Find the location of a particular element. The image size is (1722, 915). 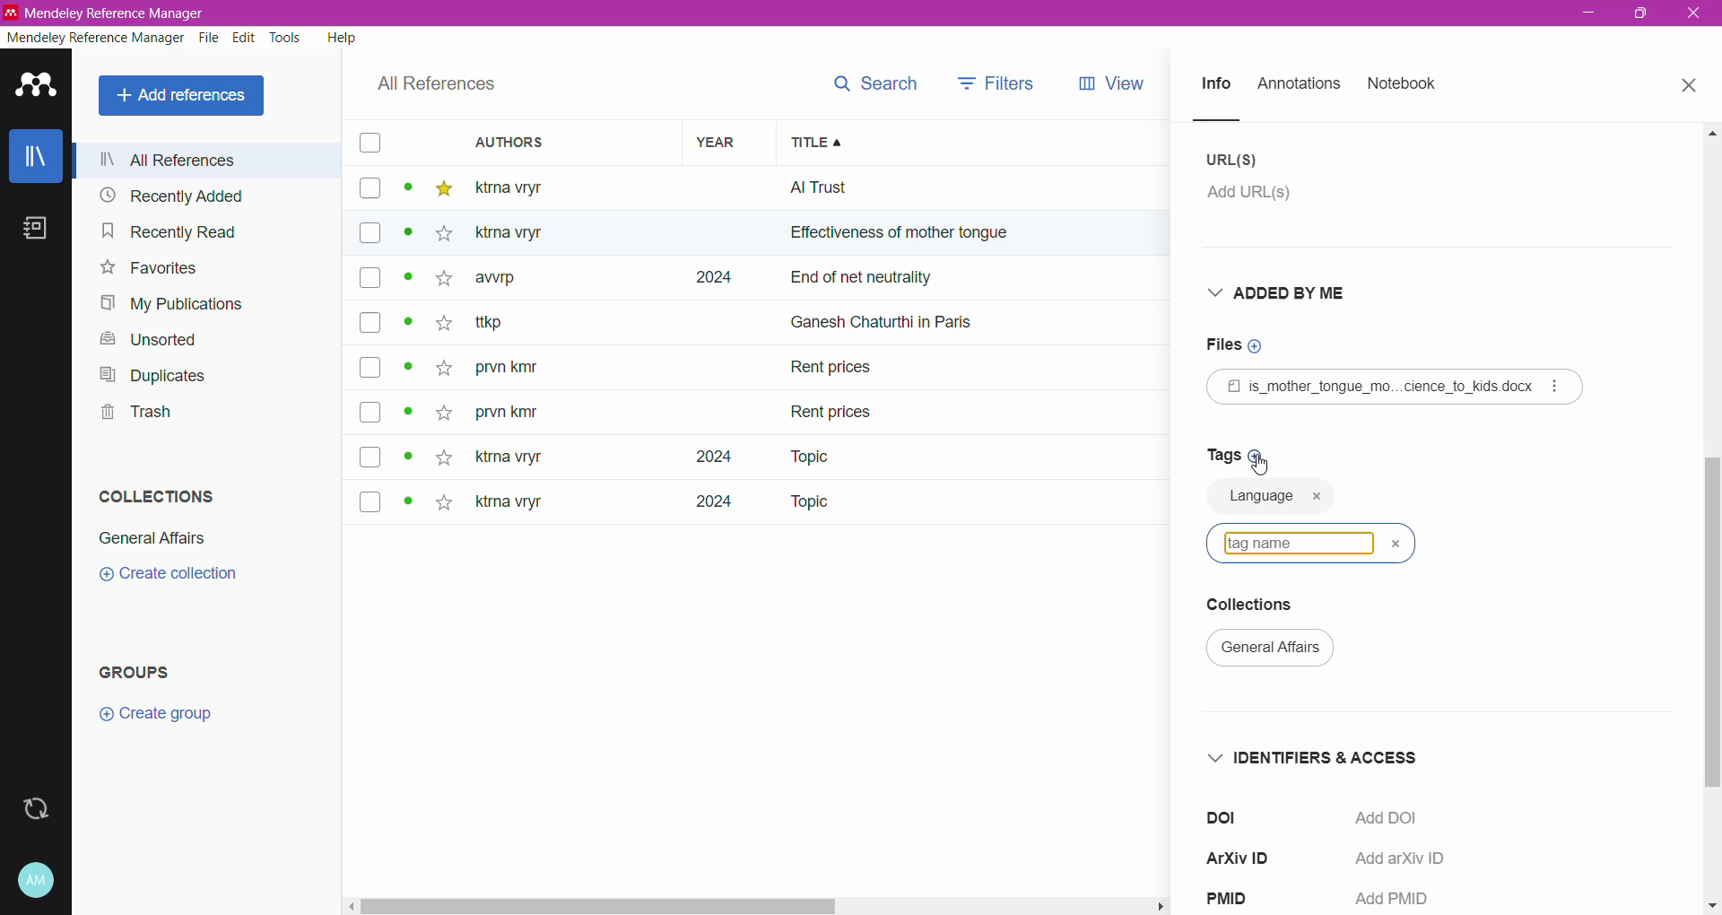

Cursor is located at coordinates (1265, 468).